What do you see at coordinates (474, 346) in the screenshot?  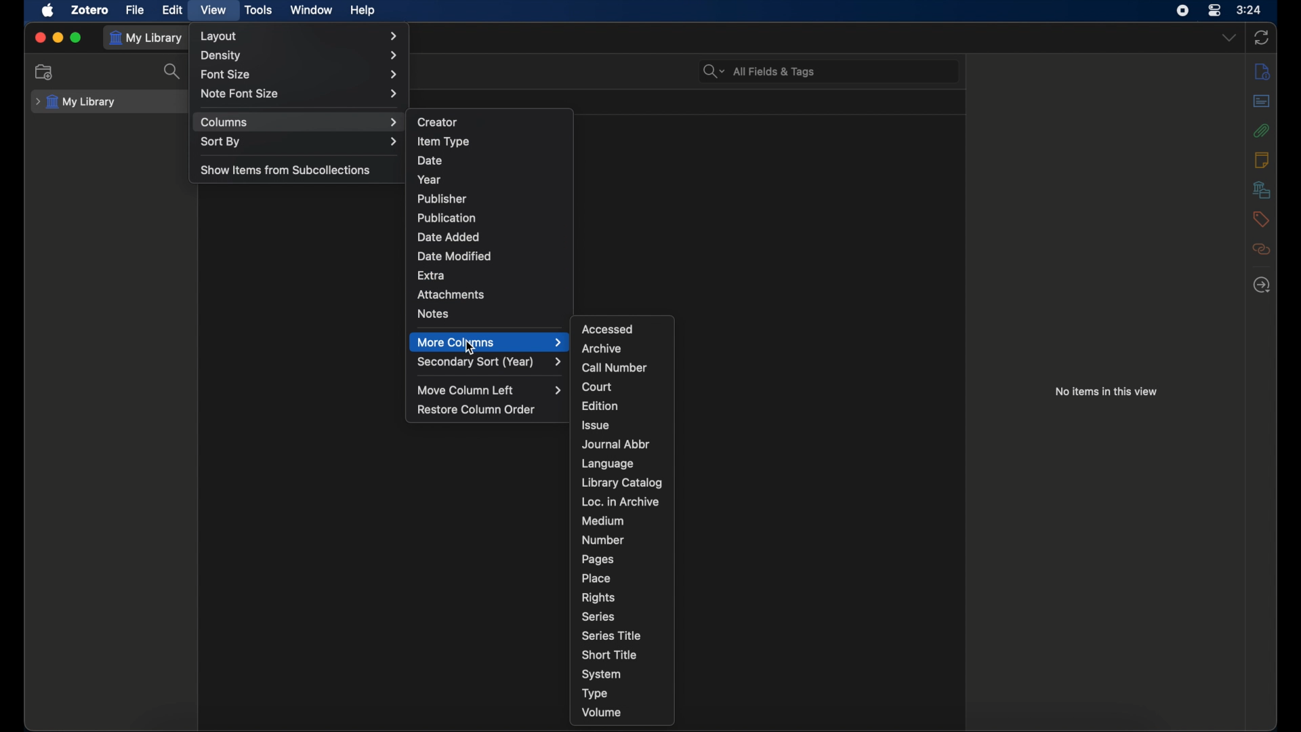 I see `Cursor` at bounding box center [474, 346].